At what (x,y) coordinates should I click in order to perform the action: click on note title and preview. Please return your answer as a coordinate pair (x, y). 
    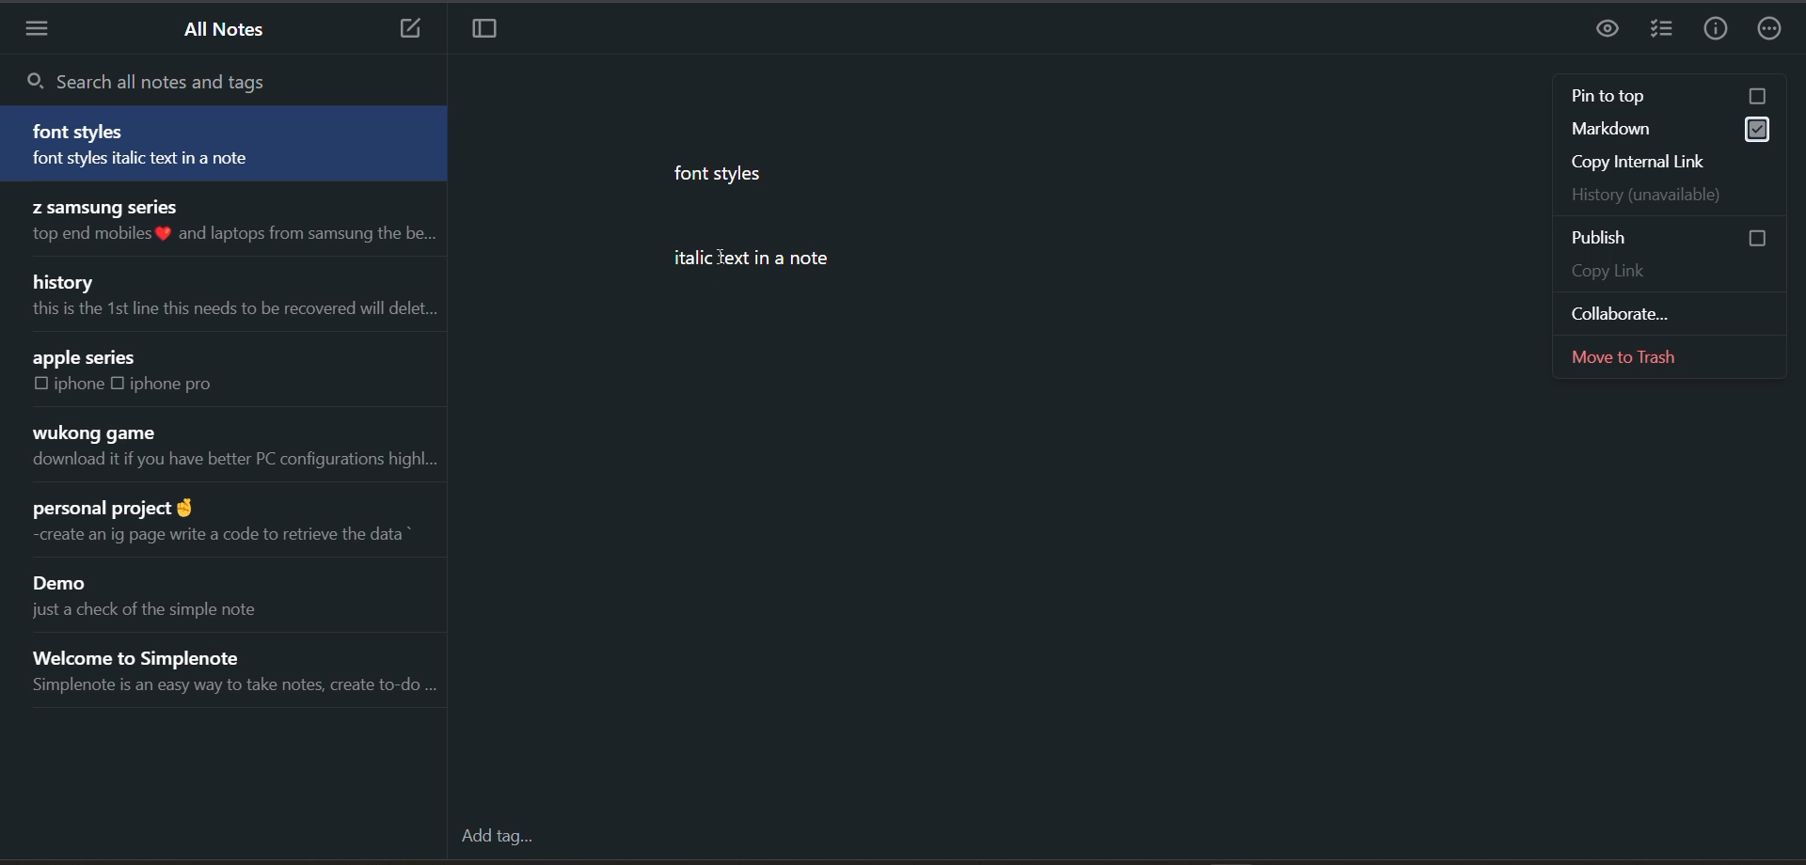
    Looking at the image, I should click on (157, 377).